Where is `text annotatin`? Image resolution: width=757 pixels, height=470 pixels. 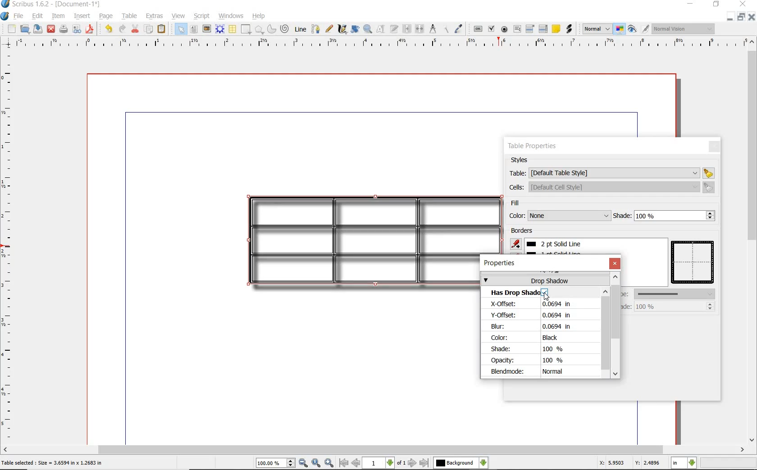
text annotatin is located at coordinates (556, 28).